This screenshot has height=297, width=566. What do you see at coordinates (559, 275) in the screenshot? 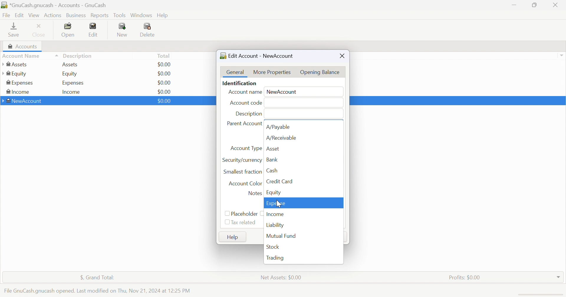
I see `Drop Down` at bounding box center [559, 275].